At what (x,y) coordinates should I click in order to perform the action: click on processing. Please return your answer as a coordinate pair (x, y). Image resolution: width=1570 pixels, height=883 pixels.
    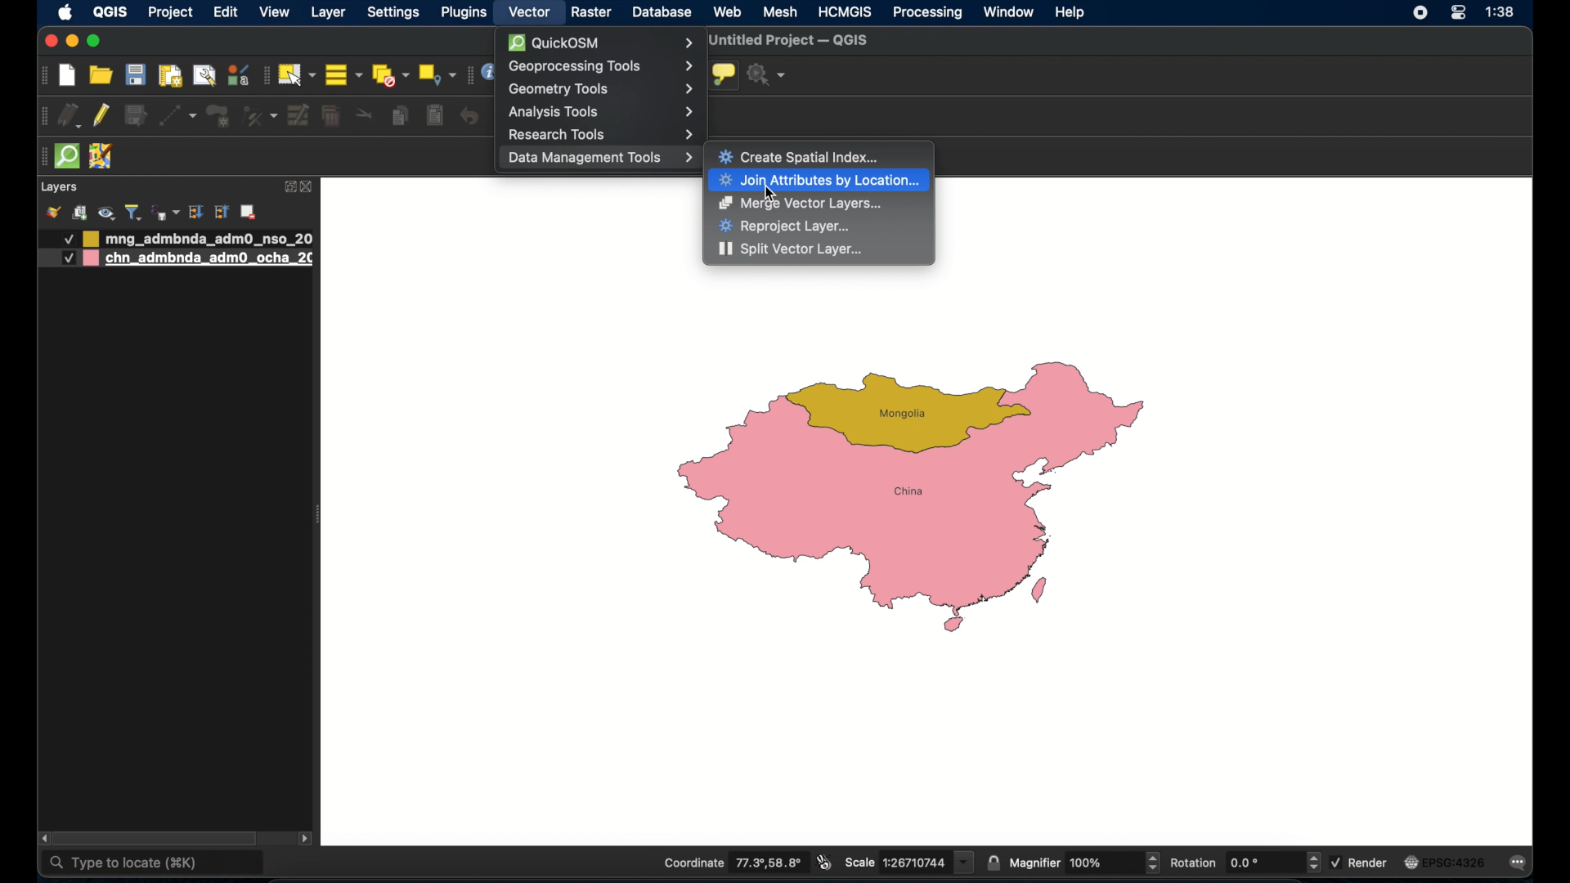
    Looking at the image, I should click on (928, 14).